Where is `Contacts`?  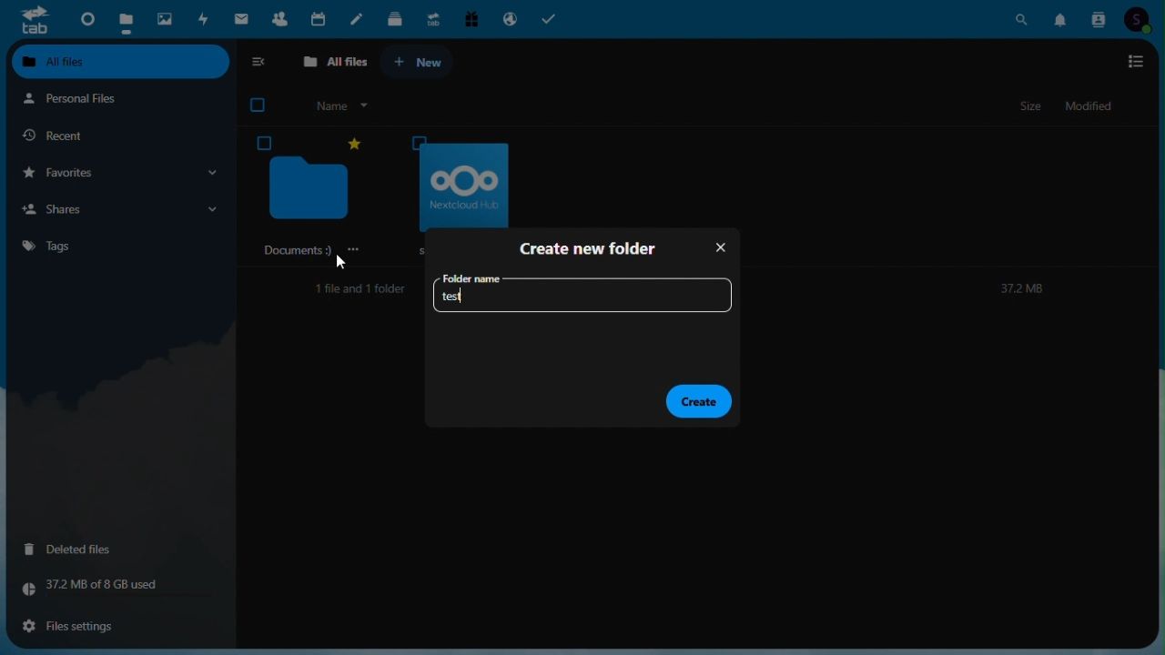
Contacts is located at coordinates (1099, 17).